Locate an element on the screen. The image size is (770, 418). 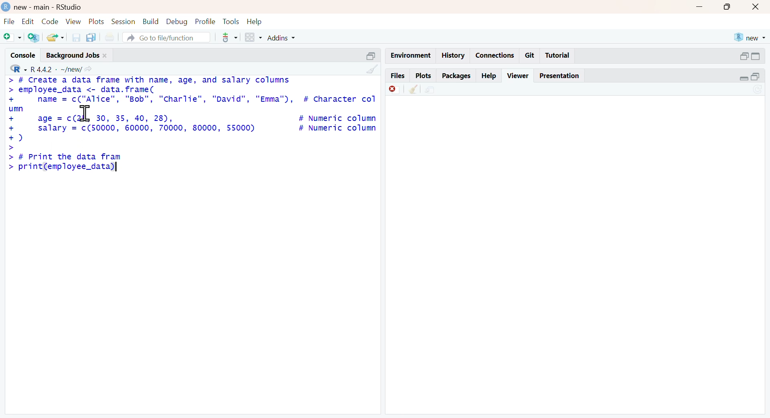
R is located at coordinates (15, 69).